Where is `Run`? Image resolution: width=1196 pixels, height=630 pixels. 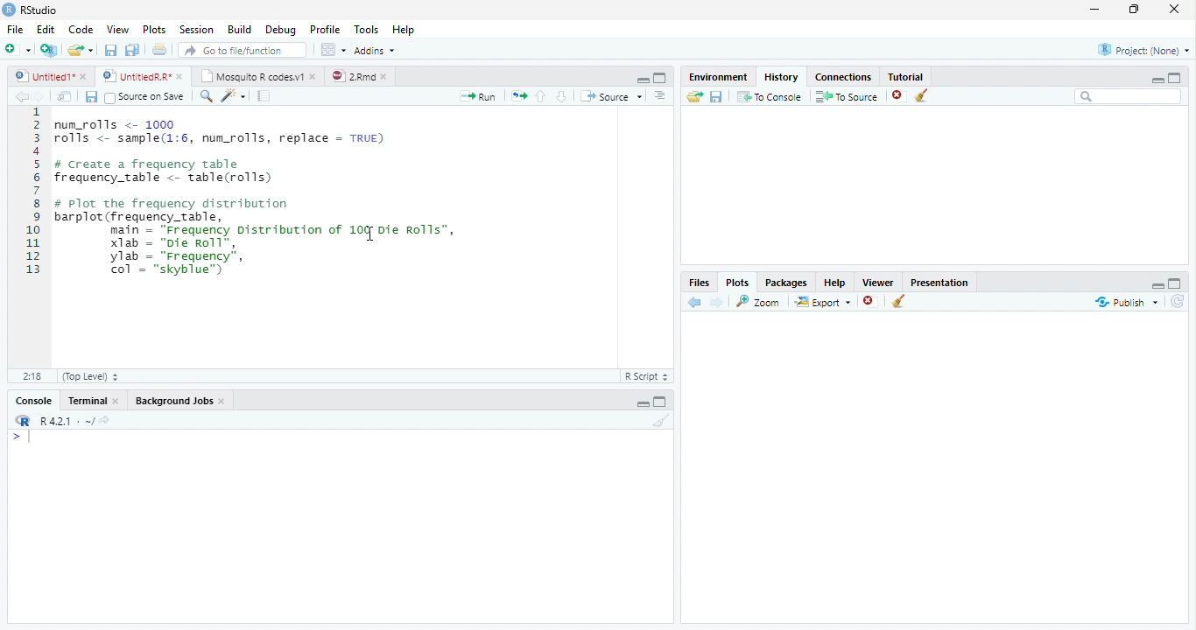
Run is located at coordinates (479, 96).